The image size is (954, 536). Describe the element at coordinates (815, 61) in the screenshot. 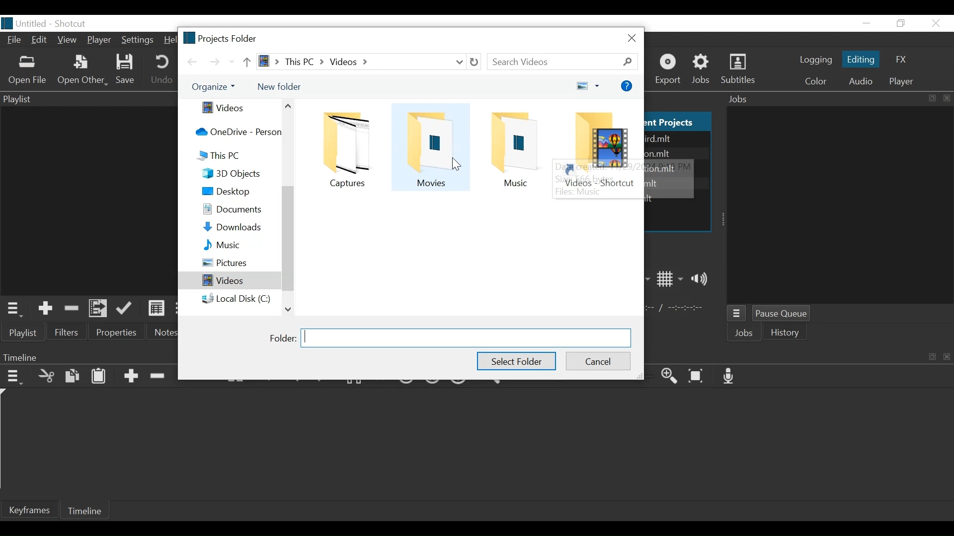

I see `logging` at that location.